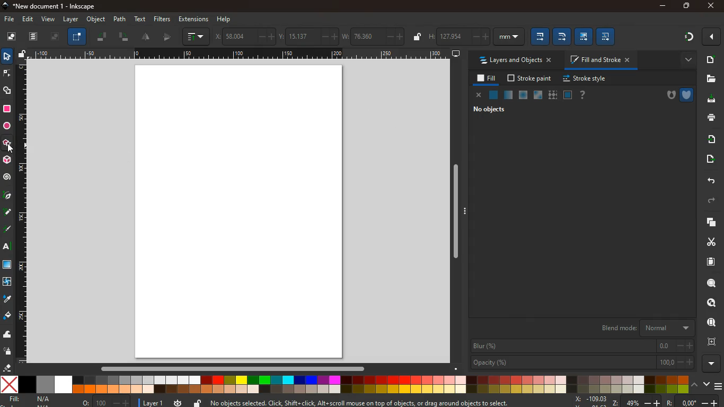 The width and height of the screenshot is (724, 407). I want to click on Worksheet, so click(240, 212).